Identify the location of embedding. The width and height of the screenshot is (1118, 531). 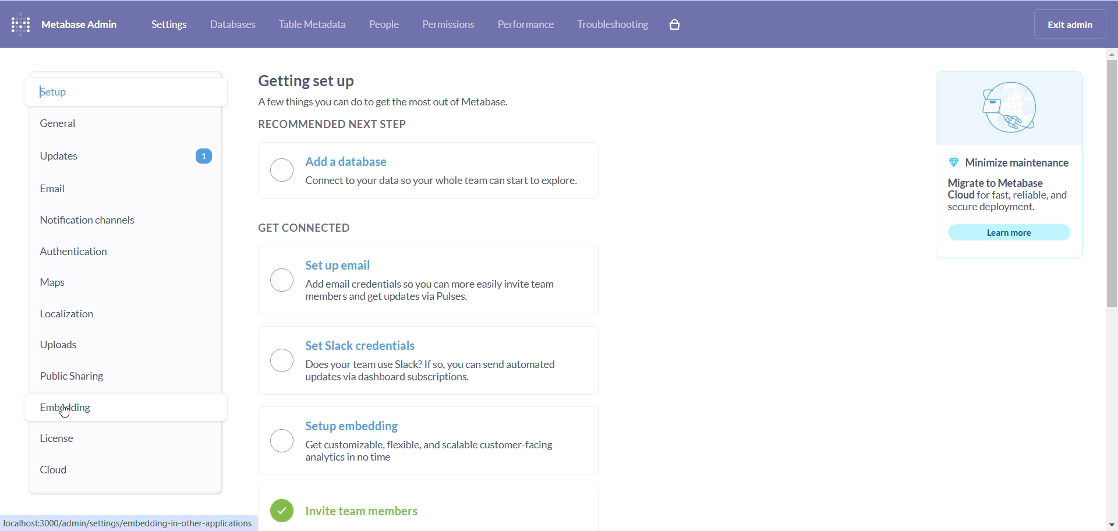
(105, 412).